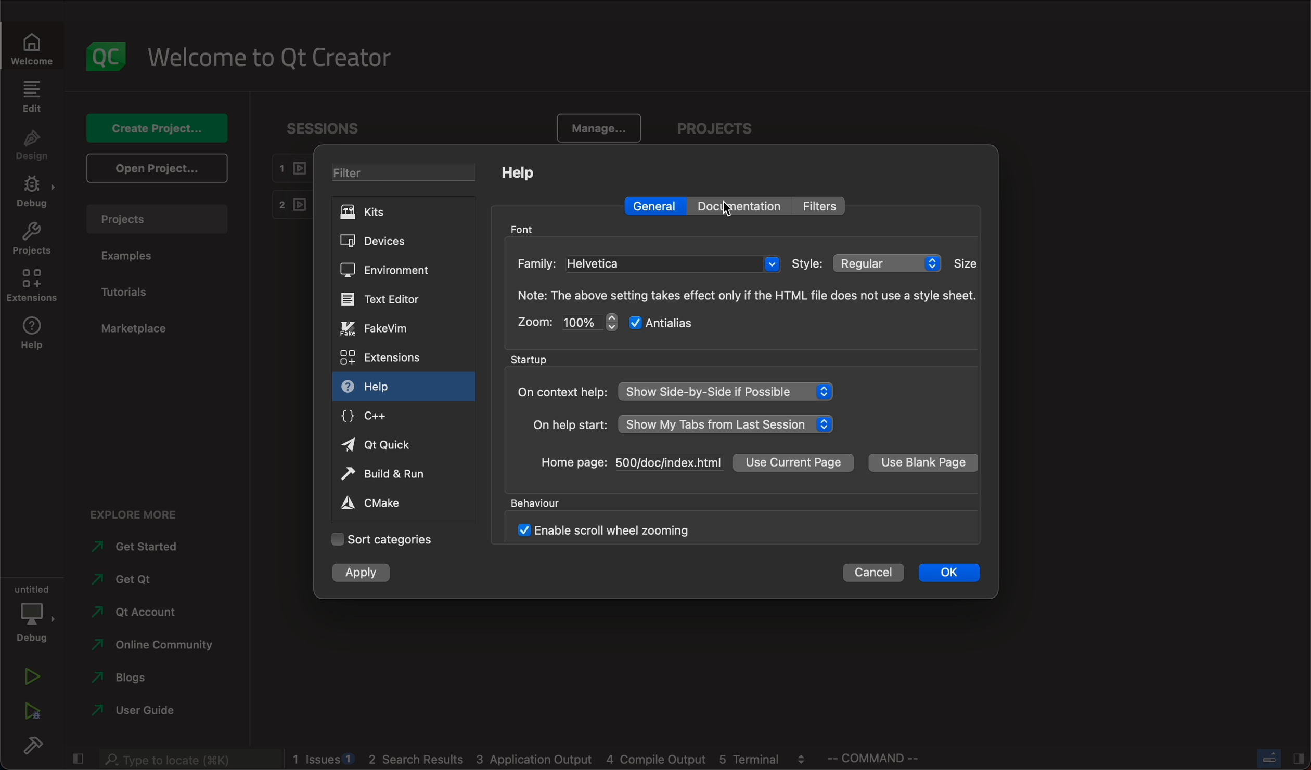  What do you see at coordinates (629, 463) in the screenshot?
I see `home page` at bounding box center [629, 463].